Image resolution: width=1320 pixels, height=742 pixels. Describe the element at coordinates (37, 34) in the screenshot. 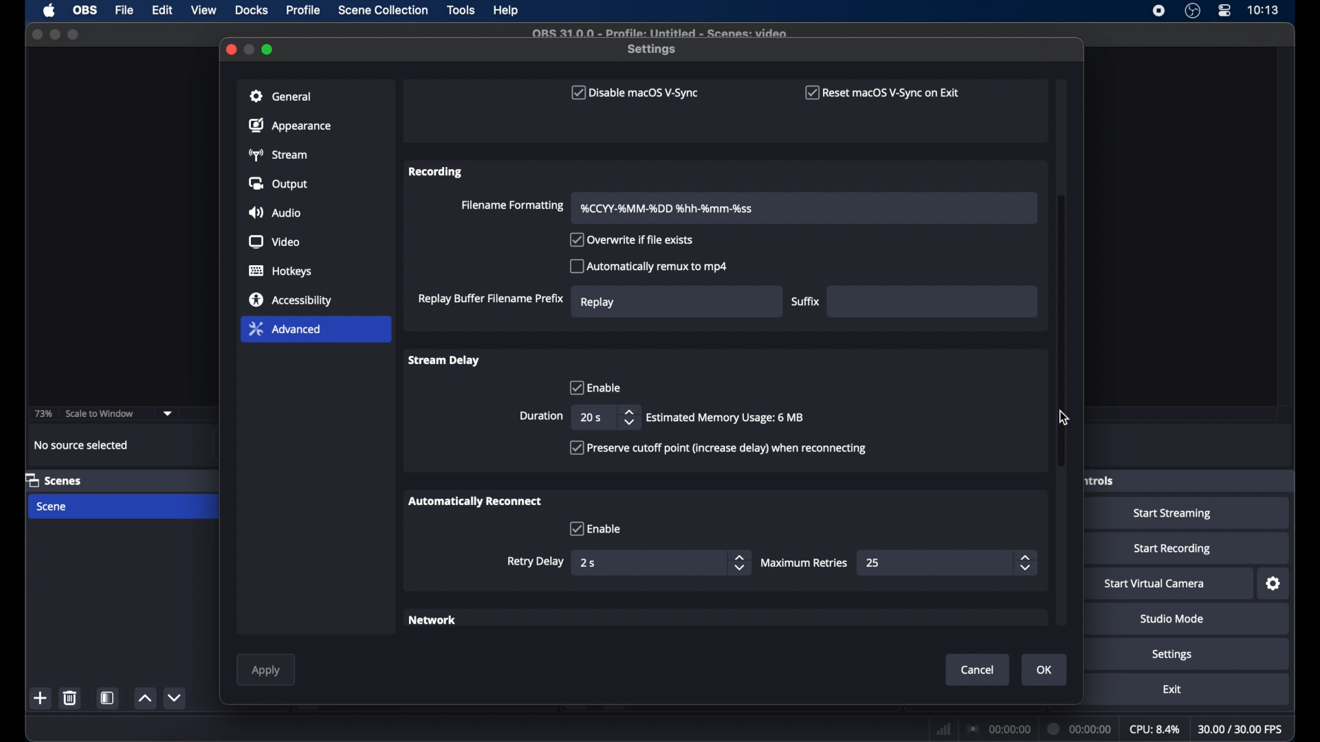

I see `close` at that location.